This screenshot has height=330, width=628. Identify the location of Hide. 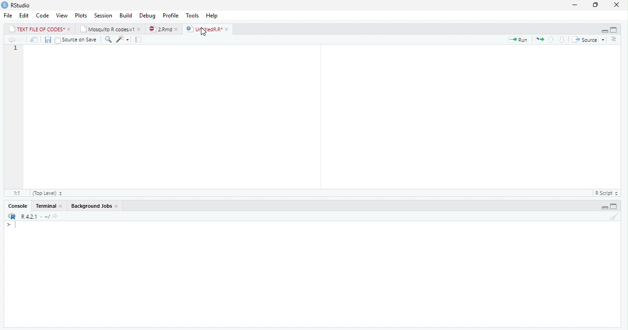
(604, 206).